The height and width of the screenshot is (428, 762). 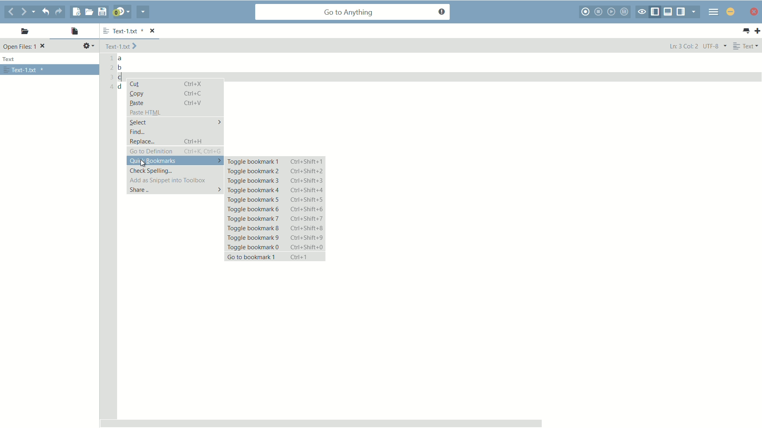 What do you see at coordinates (746, 31) in the screenshot?
I see `all tabs` at bounding box center [746, 31].